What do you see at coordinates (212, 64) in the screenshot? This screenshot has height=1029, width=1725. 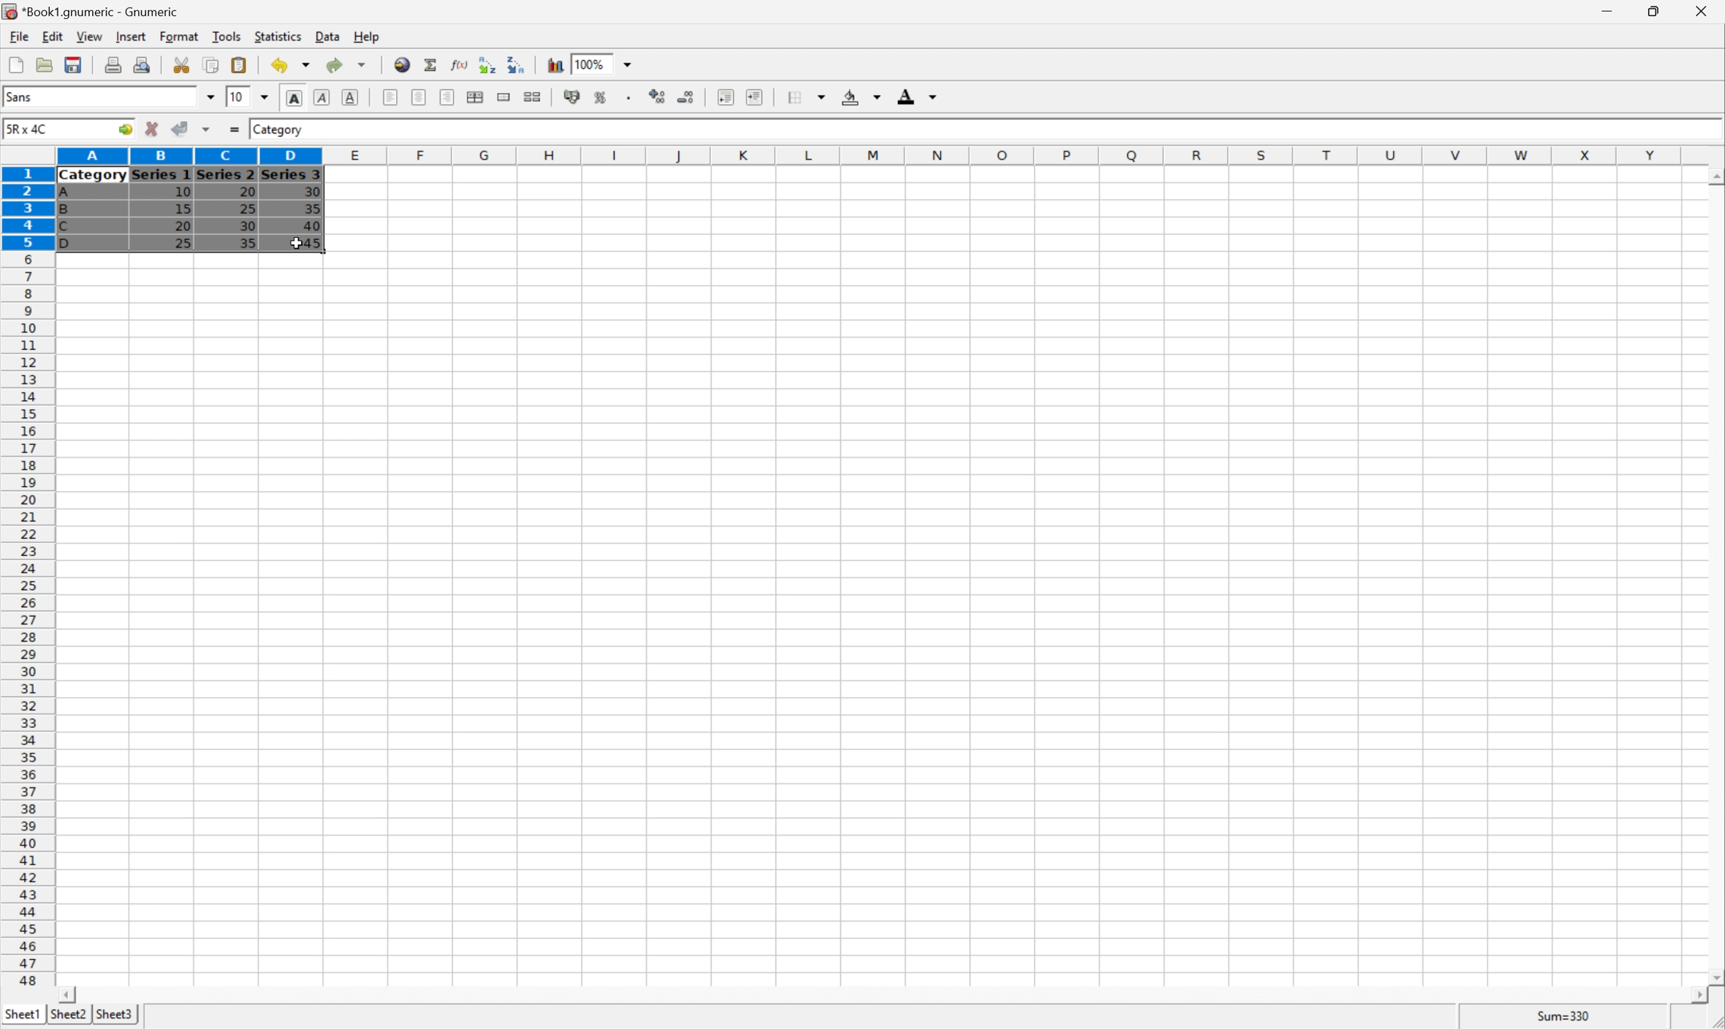 I see `Copy selection` at bounding box center [212, 64].